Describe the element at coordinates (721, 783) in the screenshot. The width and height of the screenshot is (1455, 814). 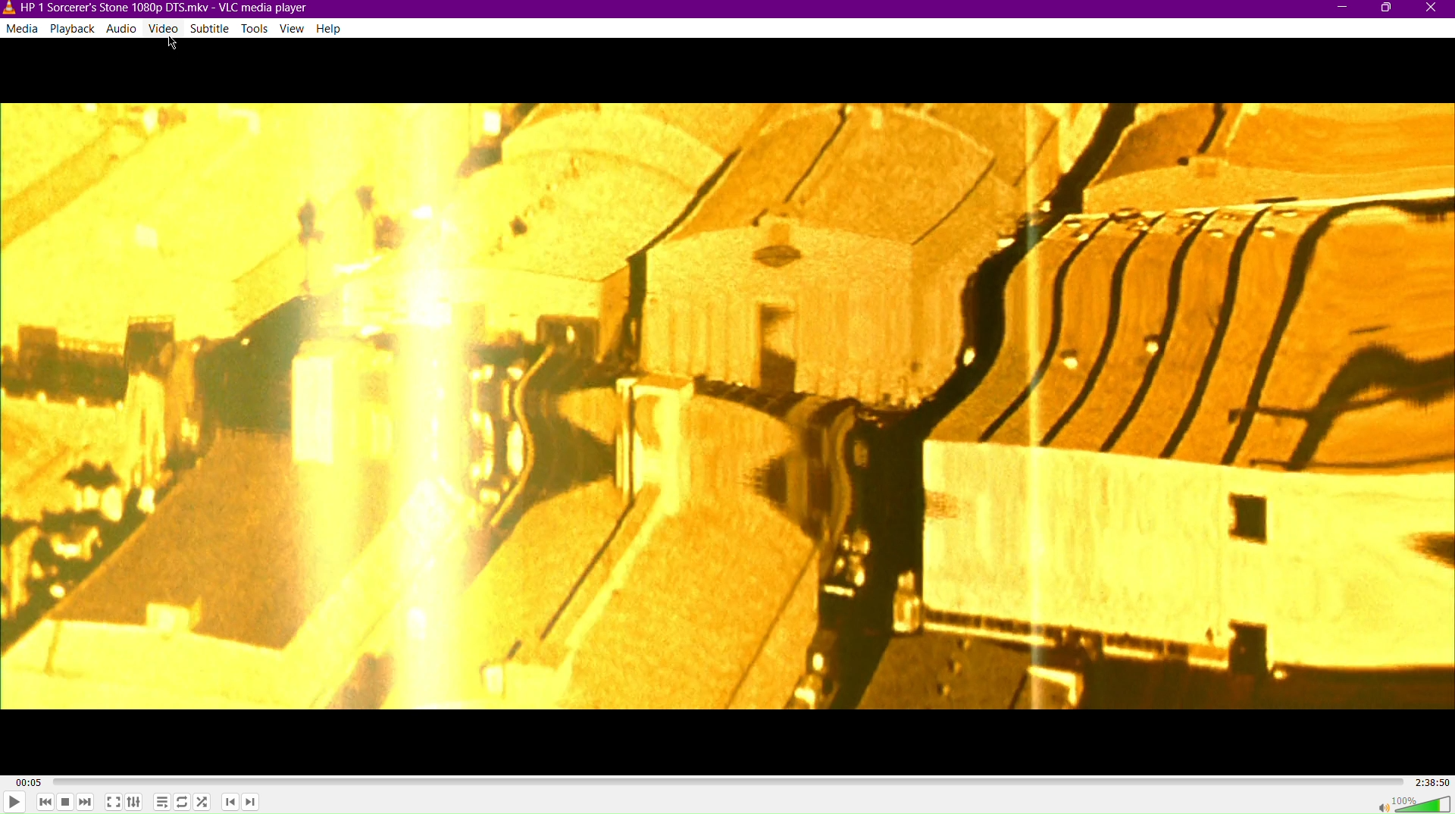
I see `Timeline` at that location.